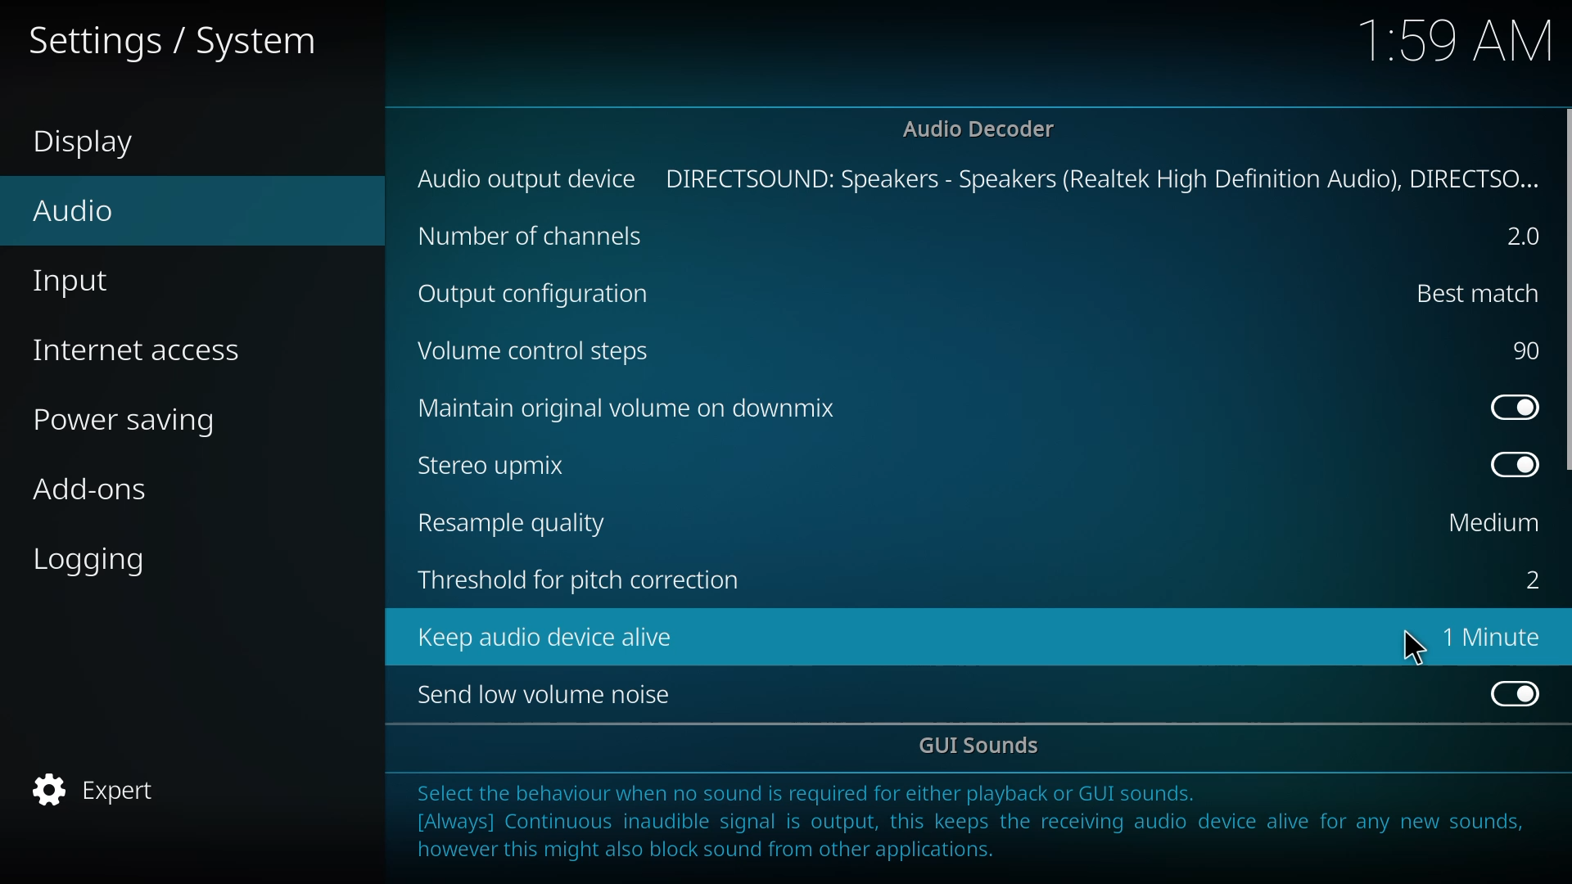  What do you see at coordinates (1515, 237) in the screenshot?
I see `2` at bounding box center [1515, 237].